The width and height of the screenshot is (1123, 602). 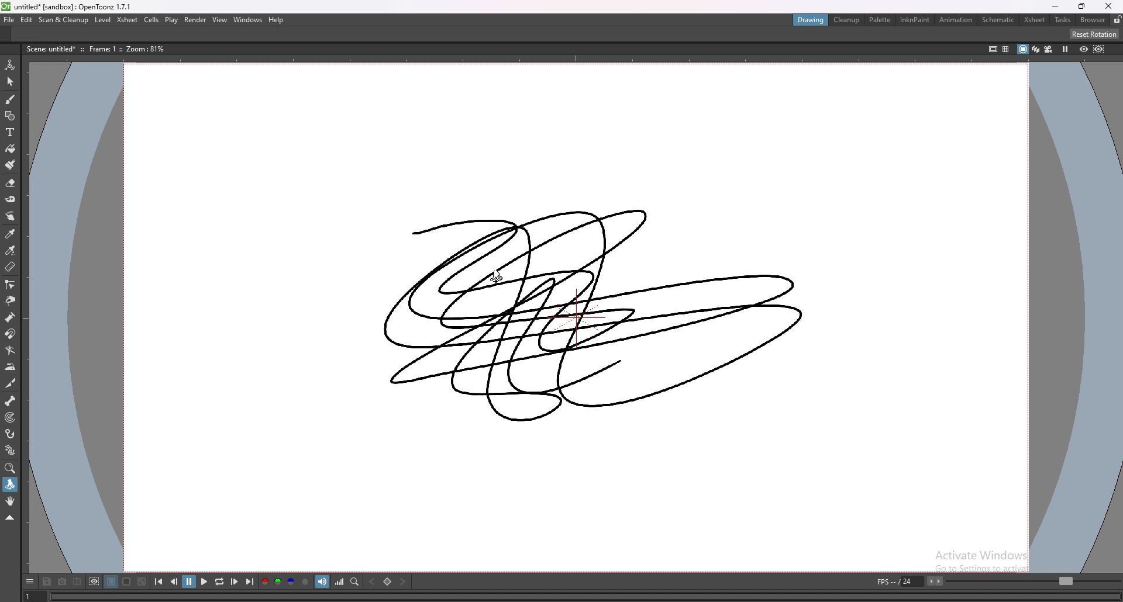 What do you see at coordinates (9, 334) in the screenshot?
I see `magnet` at bounding box center [9, 334].